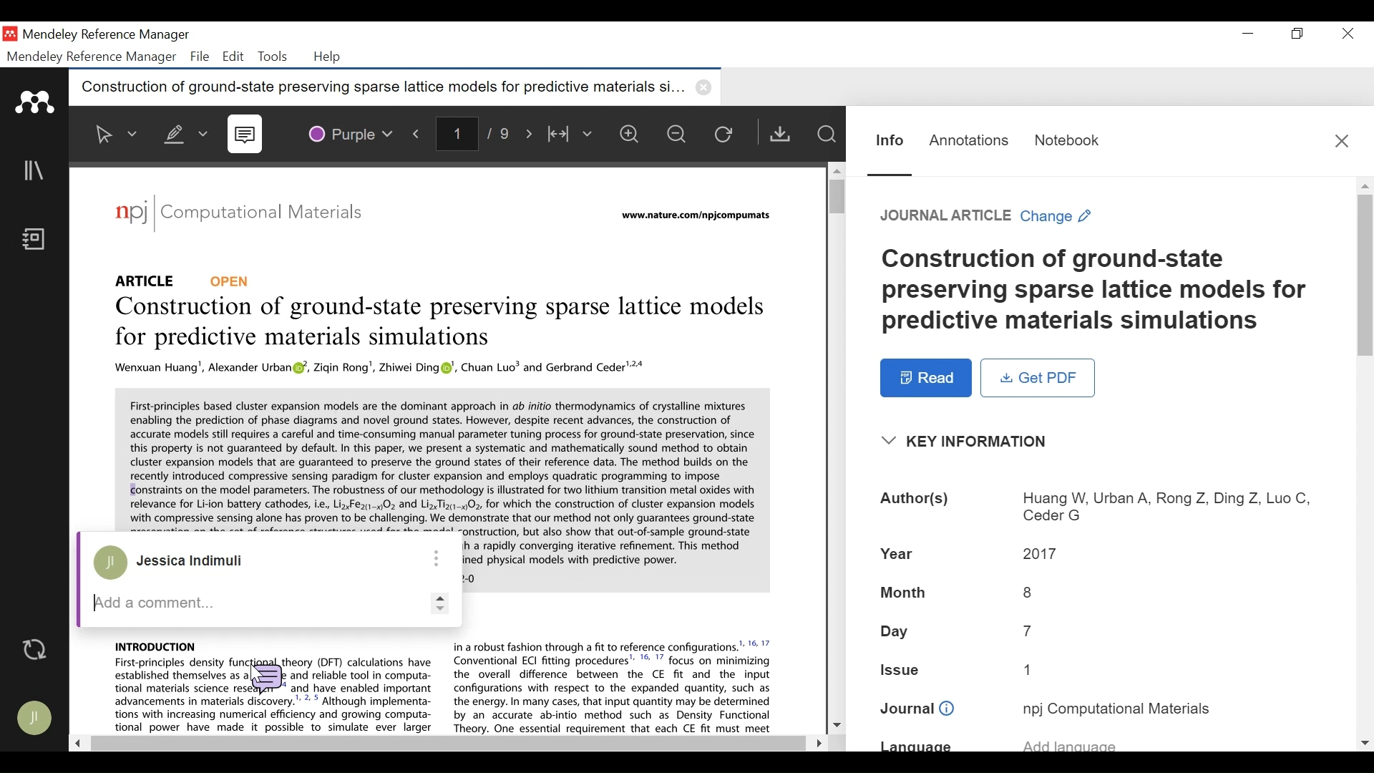 The width and height of the screenshot is (1374, 773). I want to click on Reference Type, so click(150, 278).